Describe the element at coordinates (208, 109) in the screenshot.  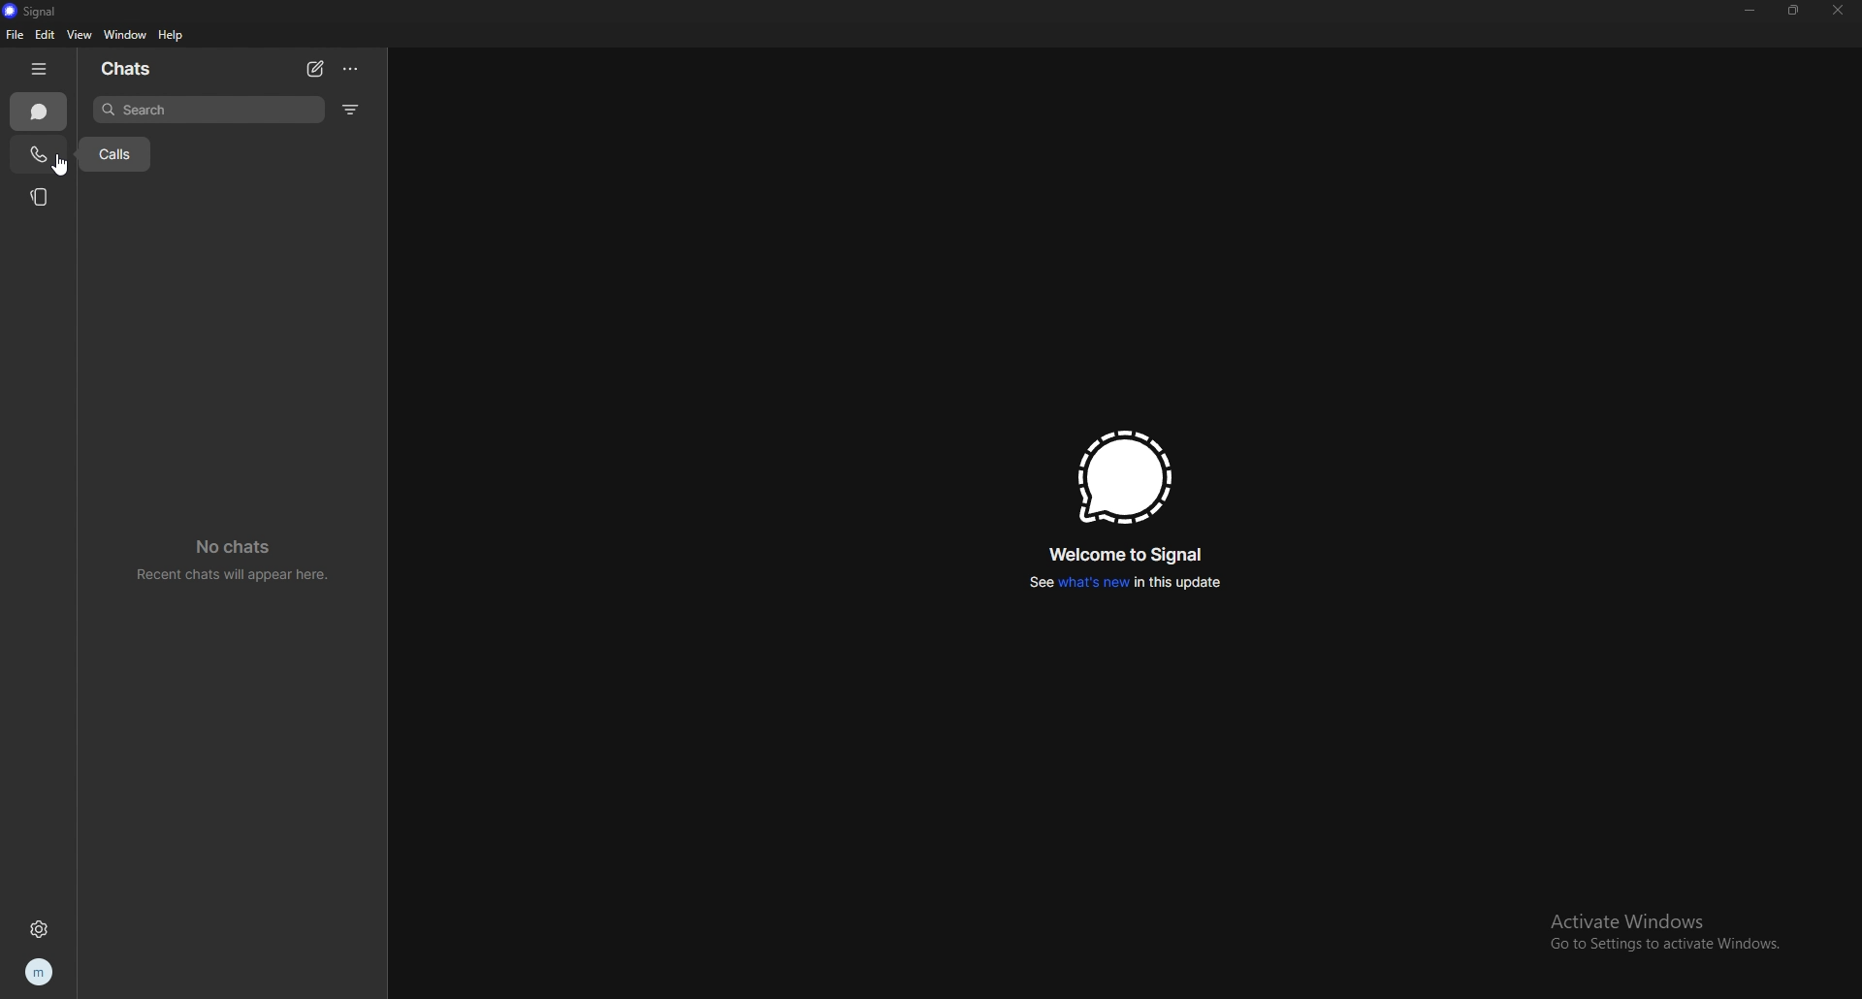
I see `search` at that location.